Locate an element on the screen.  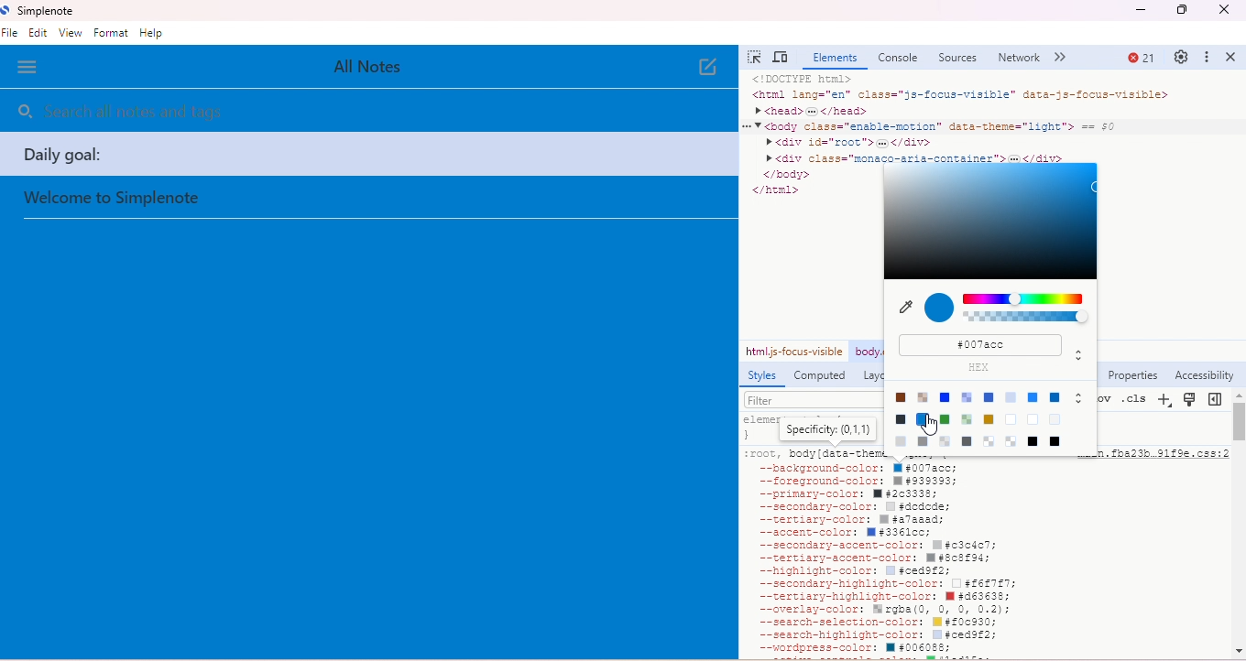
new style rule is located at coordinates (1165, 402).